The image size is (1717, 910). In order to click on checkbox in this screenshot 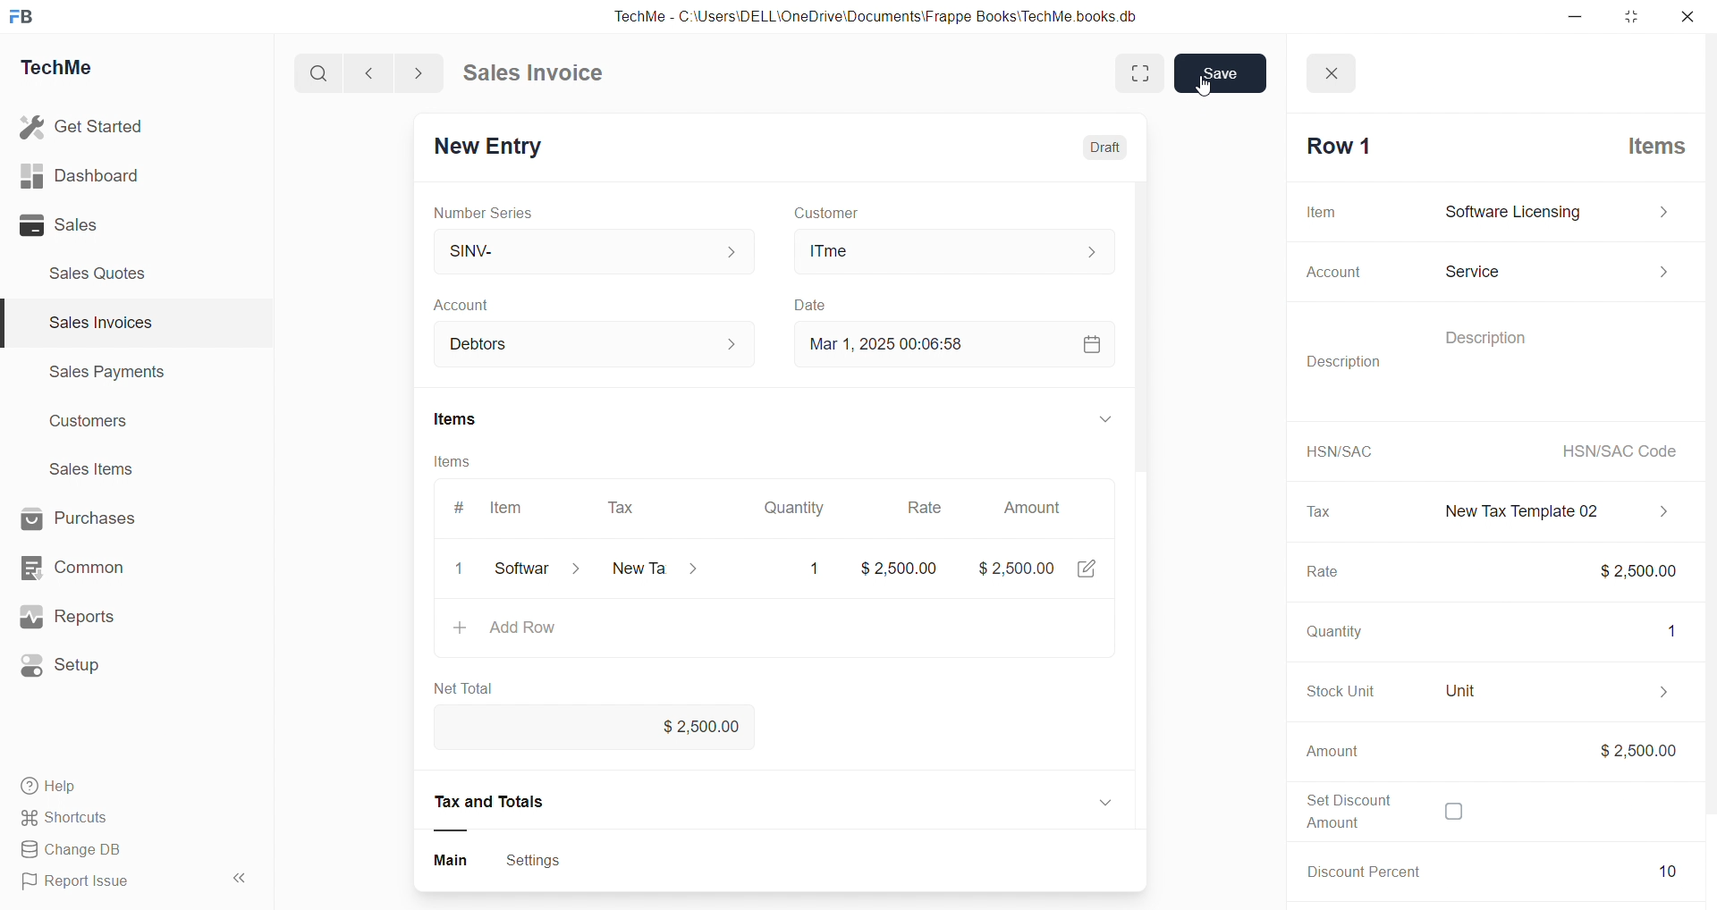, I will do `click(1452, 813)`.